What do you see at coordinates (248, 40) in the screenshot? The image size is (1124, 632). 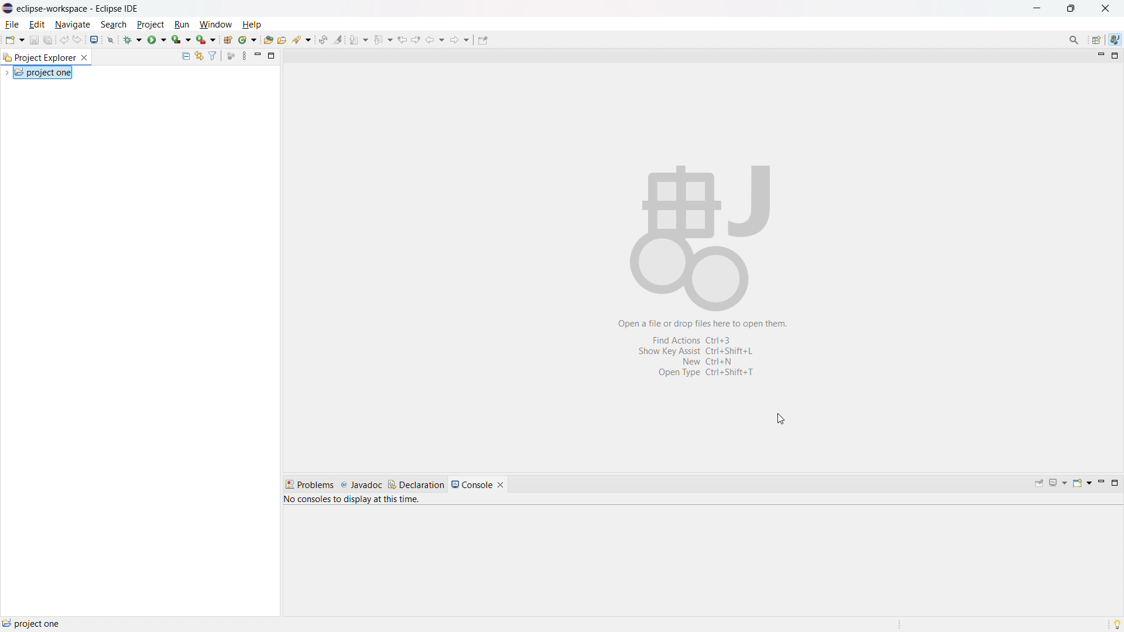 I see `new java class` at bounding box center [248, 40].